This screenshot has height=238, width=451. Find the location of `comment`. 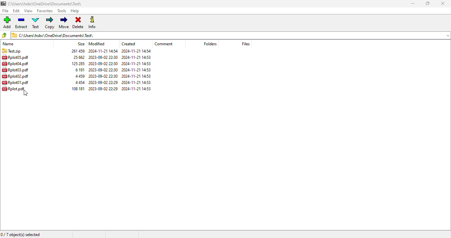

comment is located at coordinates (163, 44).